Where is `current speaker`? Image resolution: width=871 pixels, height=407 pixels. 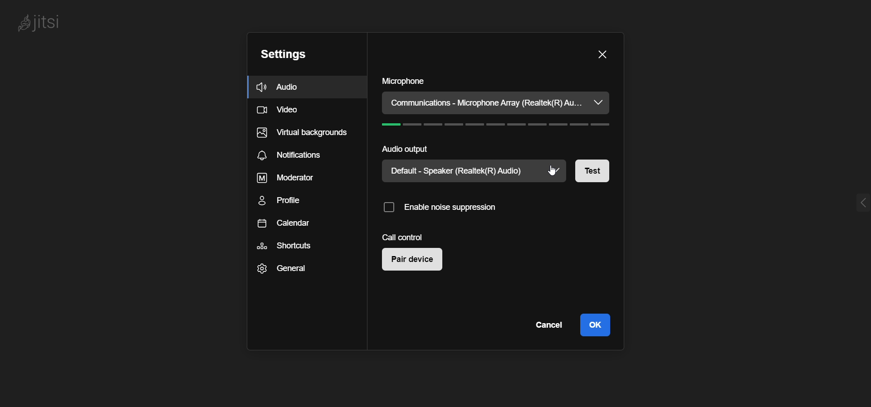
current speaker is located at coordinates (463, 171).